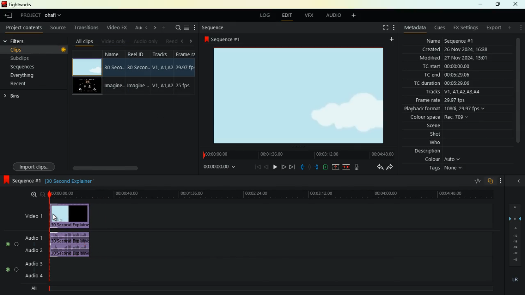 The width and height of the screenshot is (525, 295). I want to click on up, so click(334, 167).